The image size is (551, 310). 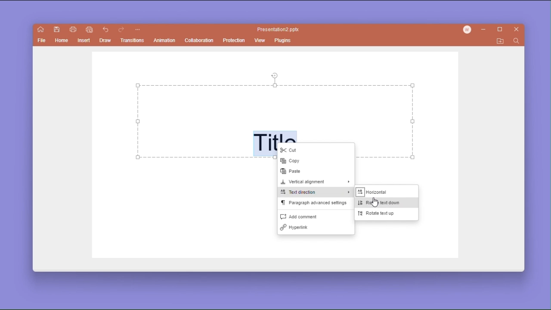 I want to click on protection, so click(x=234, y=40).